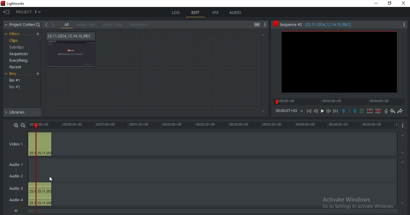  Describe the element at coordinates (393, 111) in the screenshot. I see `undo` at that location.